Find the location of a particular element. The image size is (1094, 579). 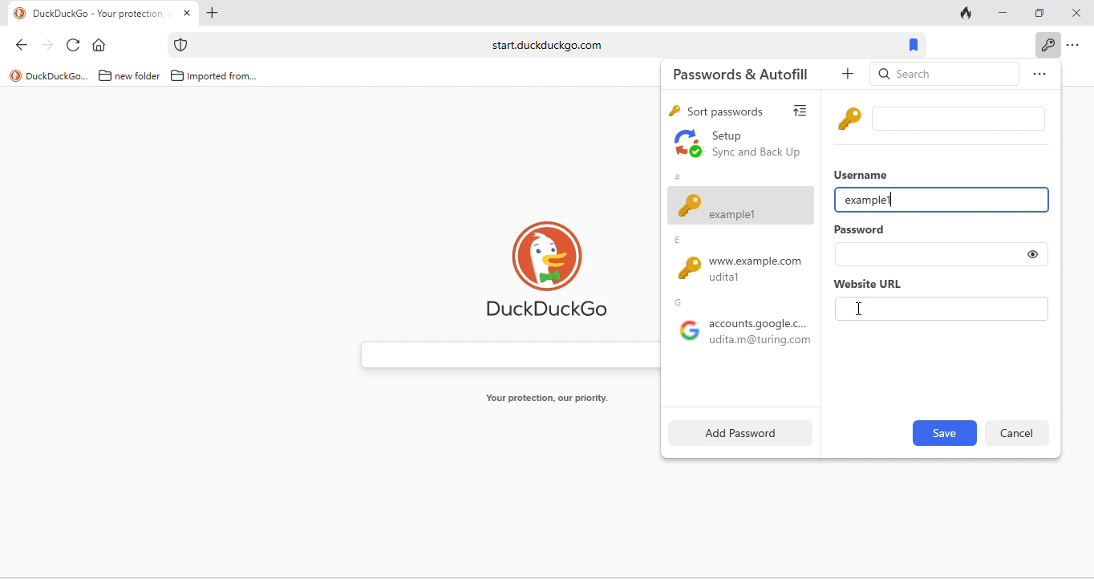

key icon is located at coordinates (849, 120).